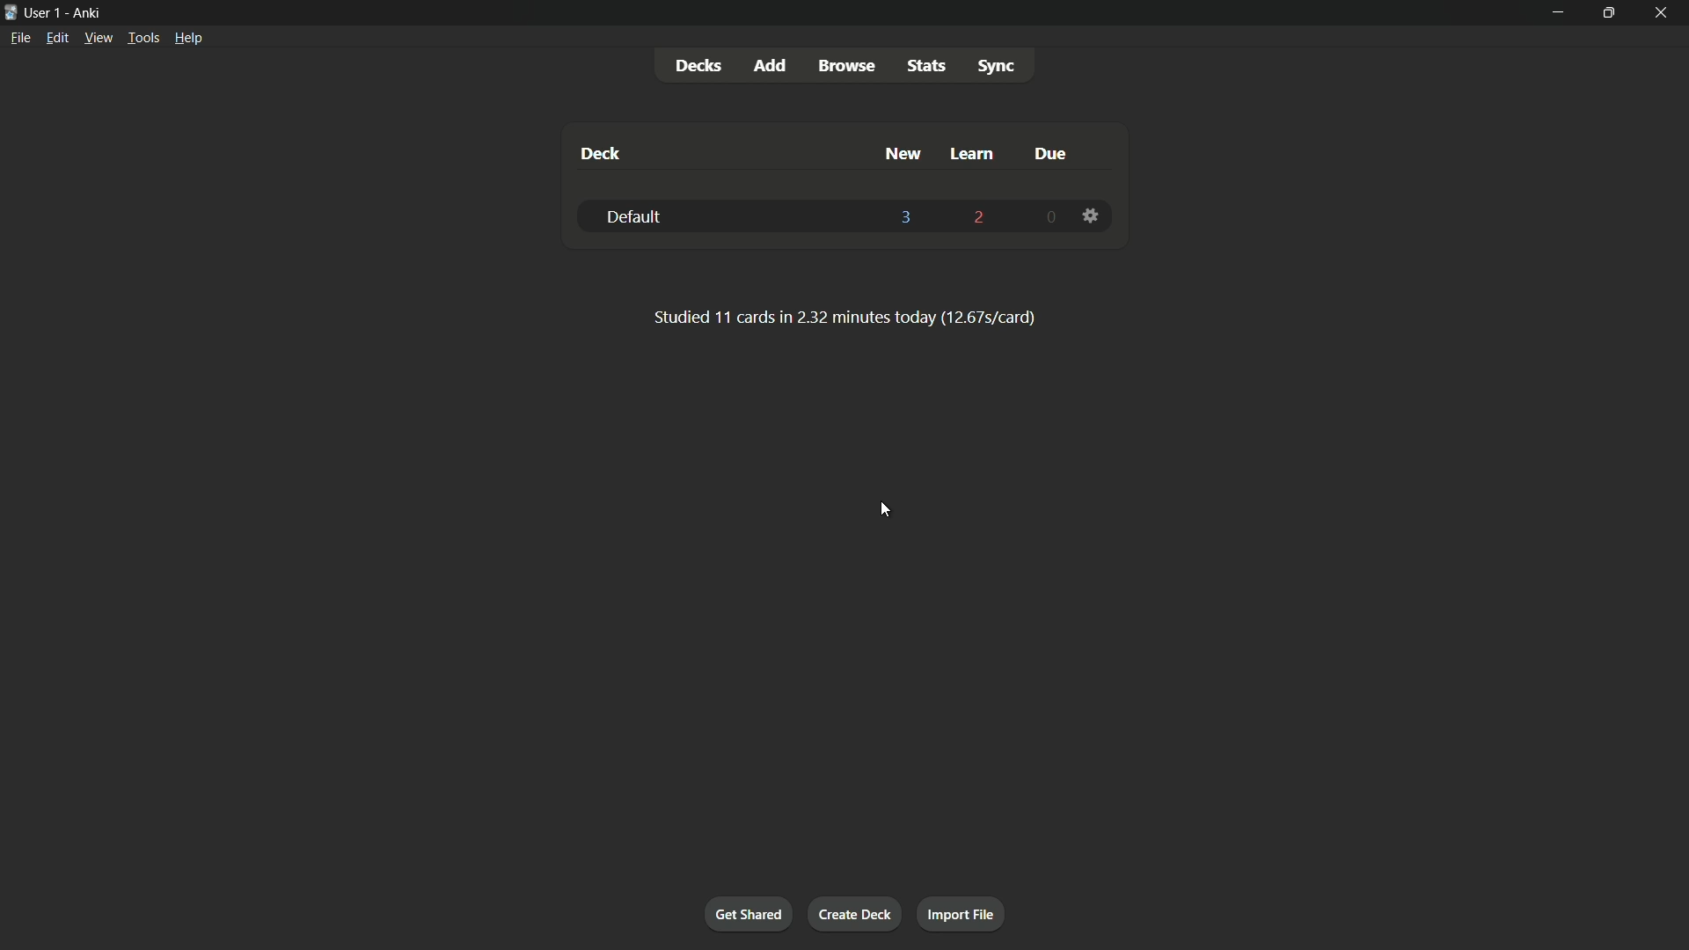 Image resolution: width=1689 pixels, height=950 pixels. Describe the element at coordinates (979, 218) in the screenshot. I see `2` at that location.